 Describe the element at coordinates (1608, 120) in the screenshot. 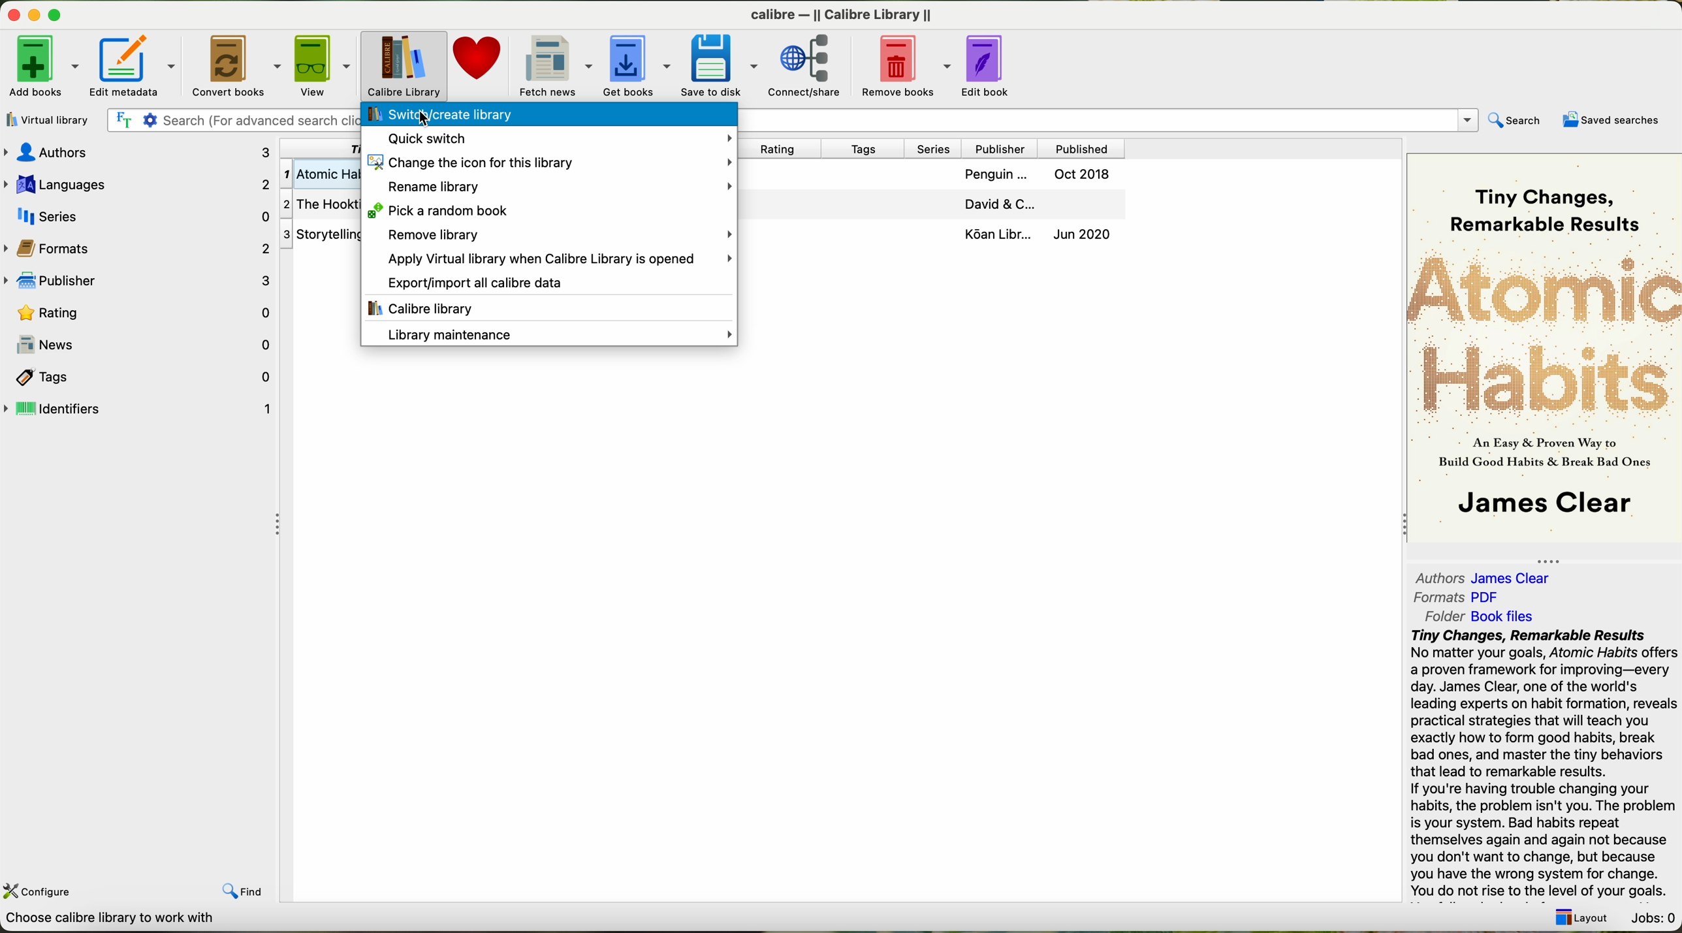

I see `saved searches` at that location.